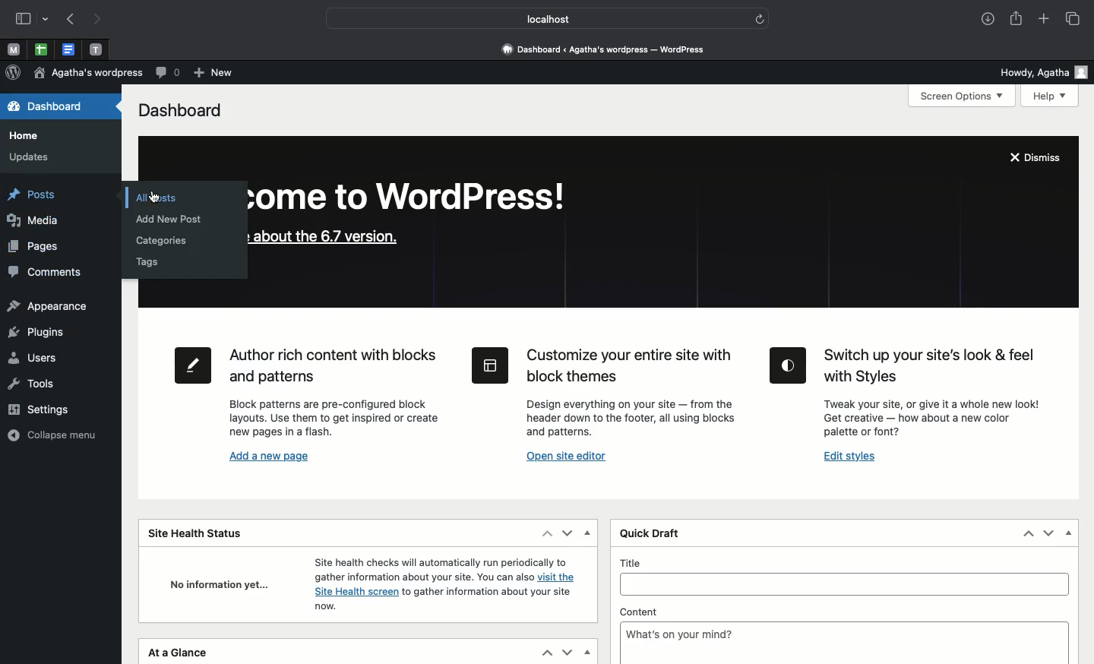  What do you see at coordinates (182, 653) in the screenshot?
I see `At a glance` at bounding box center [182, 653].